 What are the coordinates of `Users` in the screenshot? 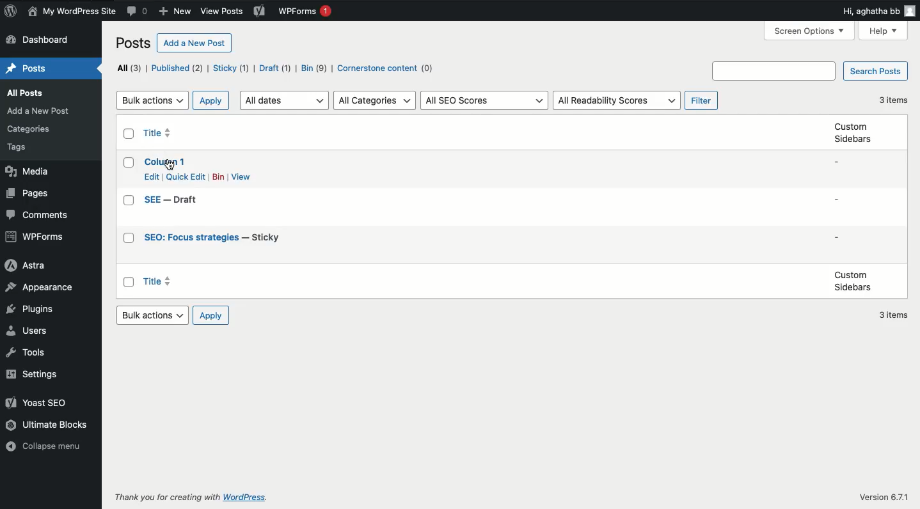 It's located at (26, 330).